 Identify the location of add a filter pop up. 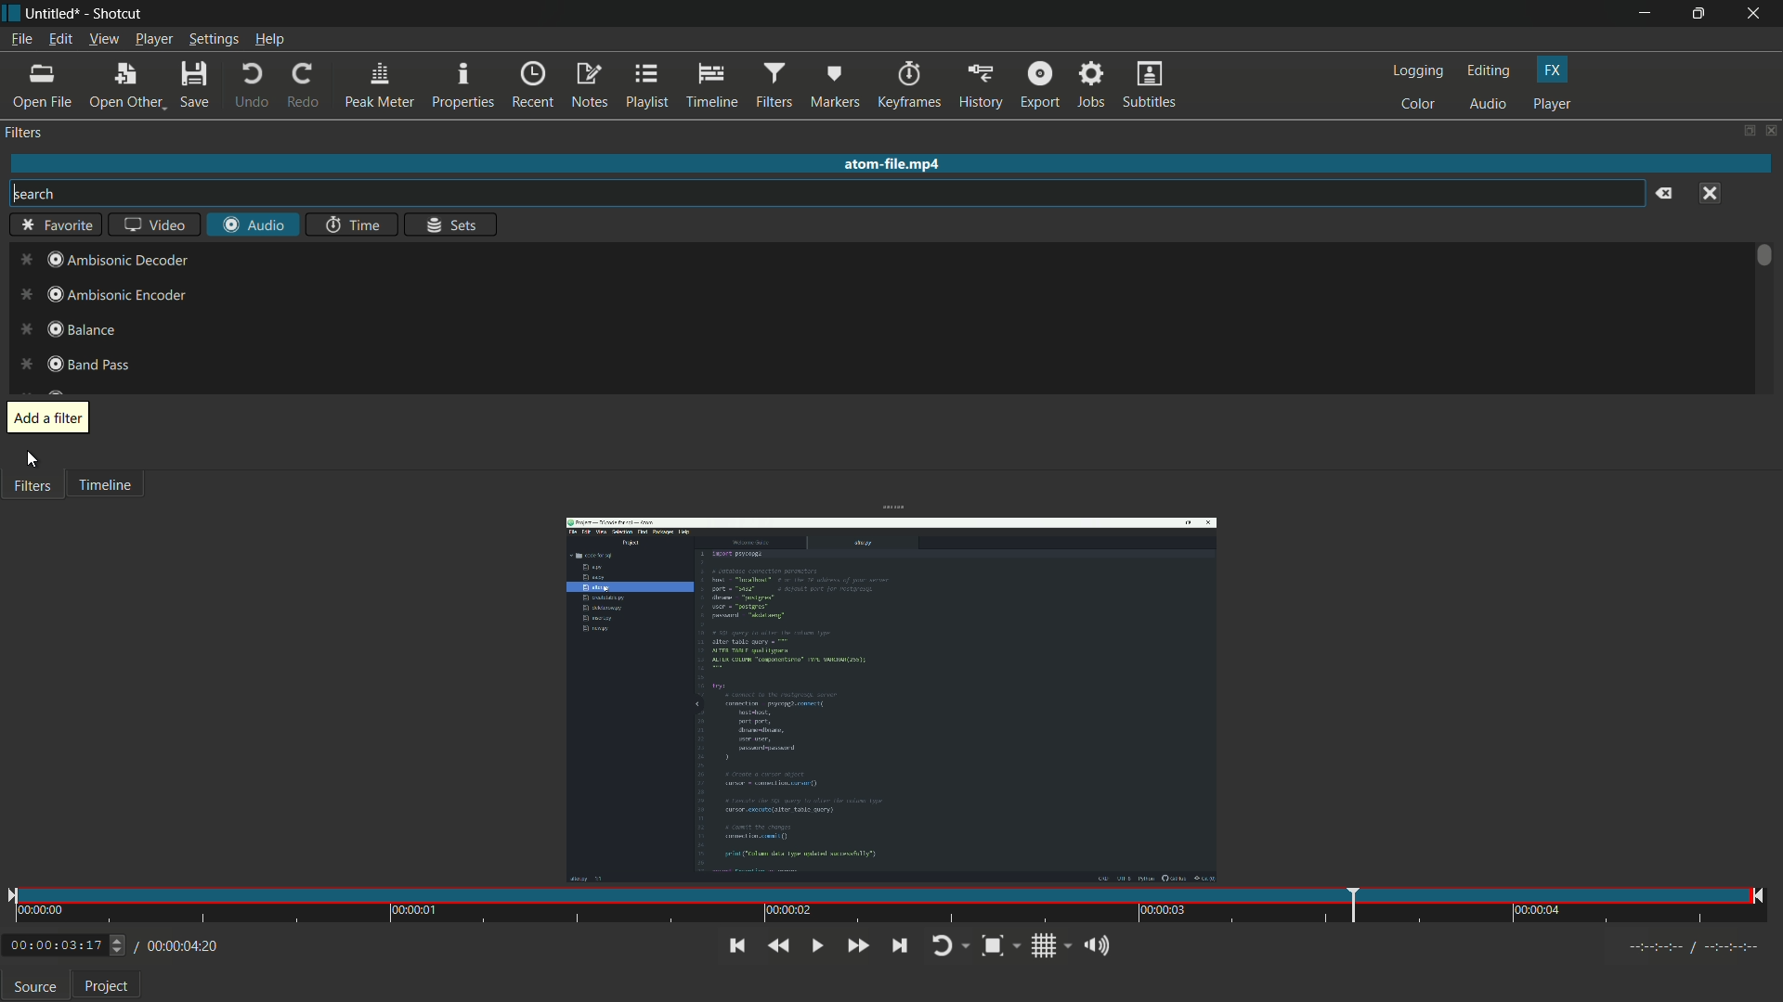
(48, 418).